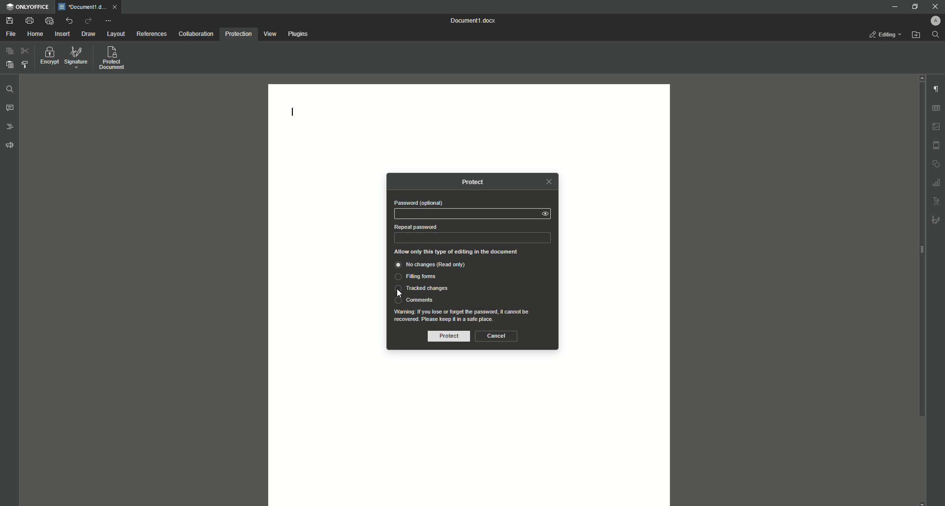  Describe the element at coordinates (76, 58) in the screenshot. I see `Signature` at that location.